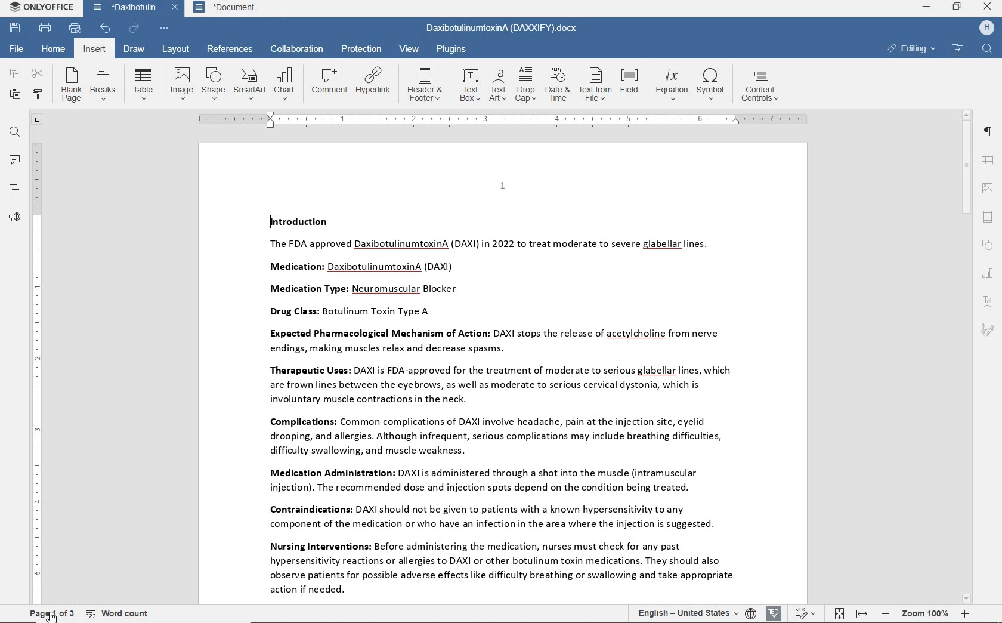 The height and width of the screenshot is (623, 1002). I want to click on zoom in, so click(964, 613).